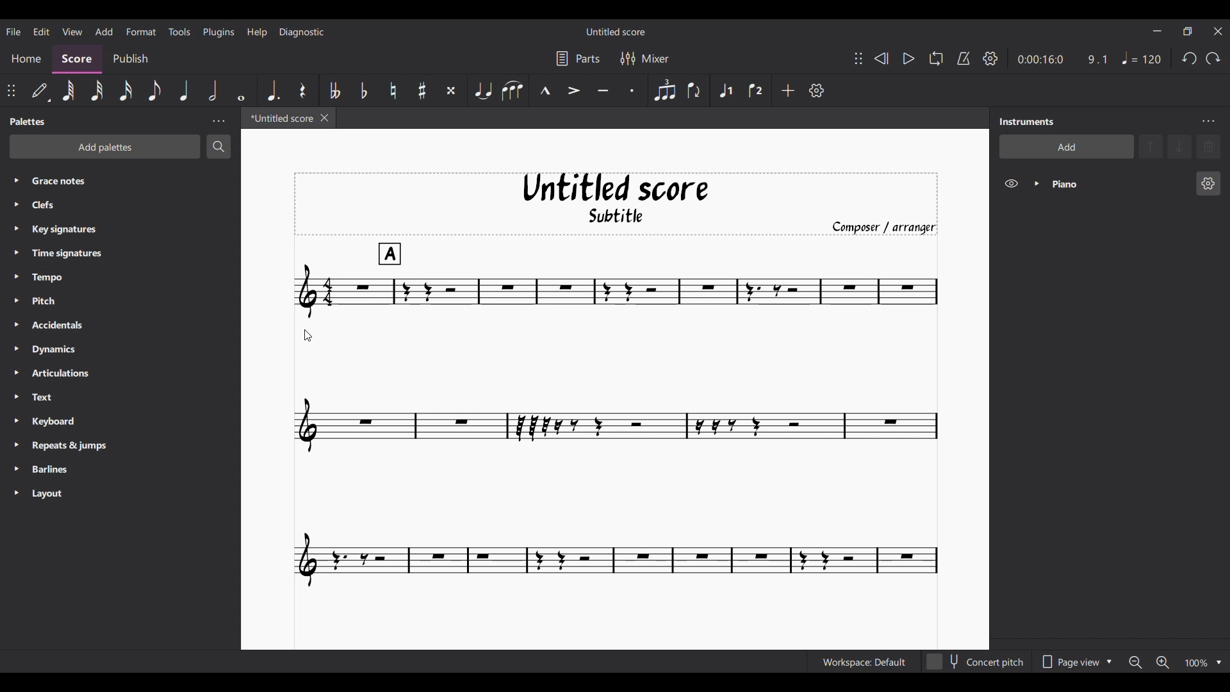 This screenshot has height=692, width=1230. I want to click on Customize toolbar, so click(817, 90).